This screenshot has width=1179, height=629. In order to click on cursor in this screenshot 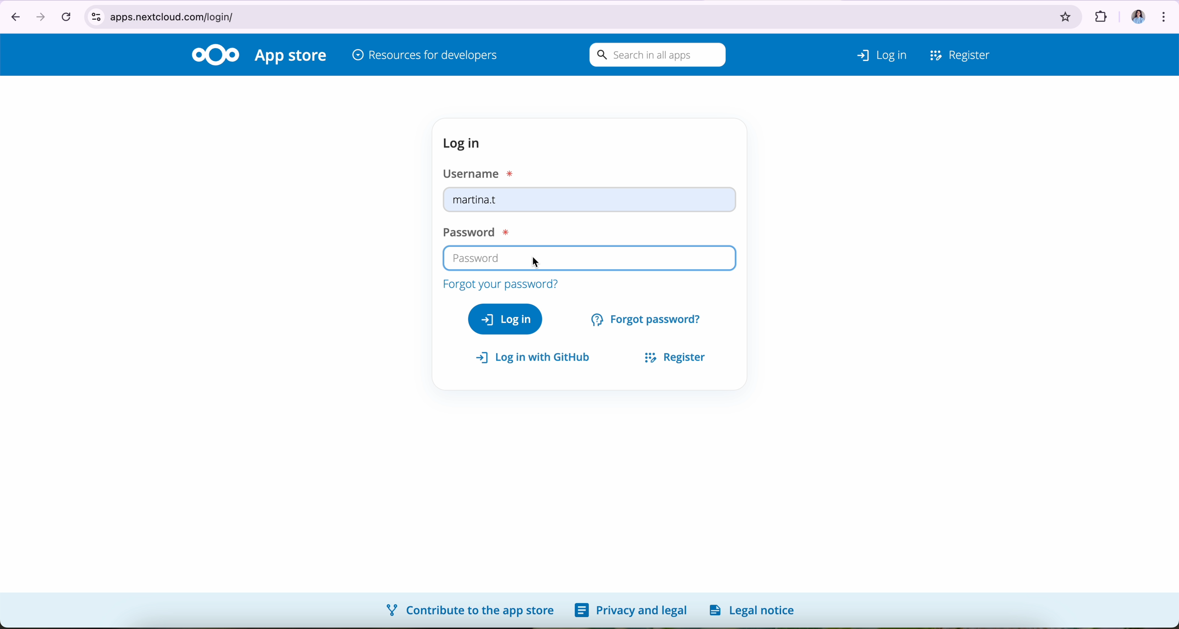, I will do `click(537, 260)`.